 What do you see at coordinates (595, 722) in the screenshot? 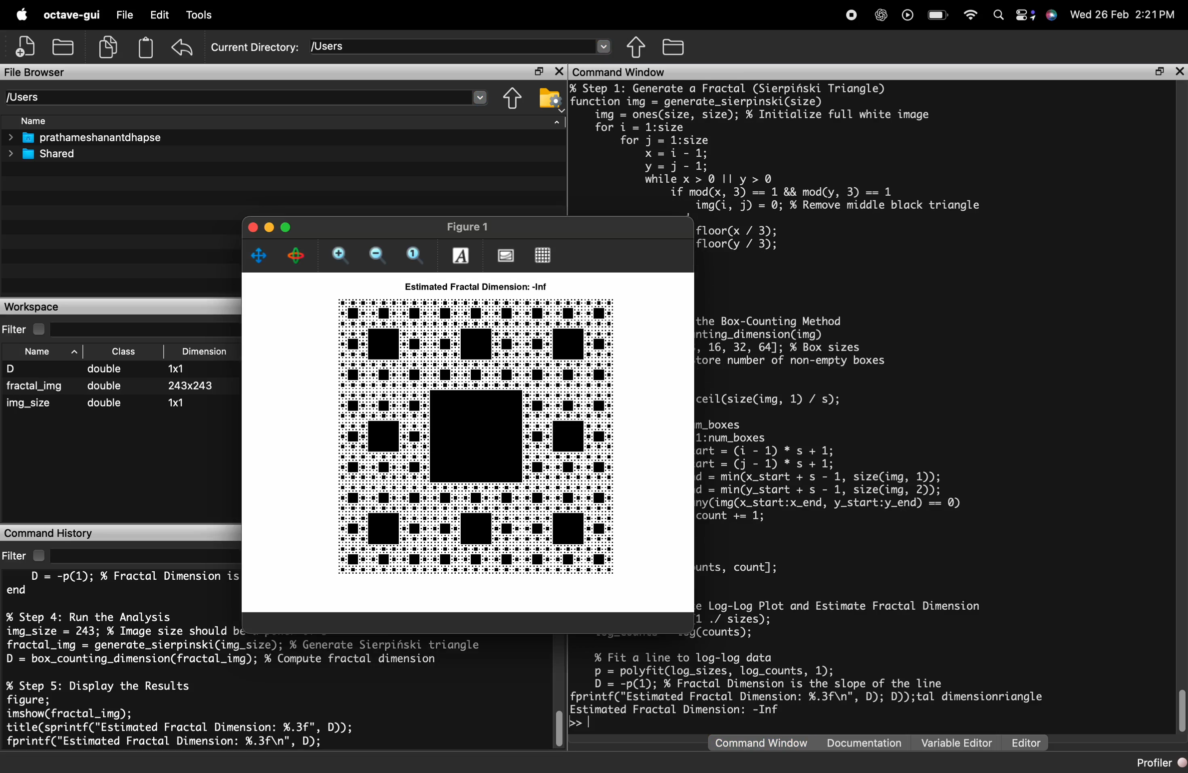
I see `typing cursor` at bounding box center [595, 722].